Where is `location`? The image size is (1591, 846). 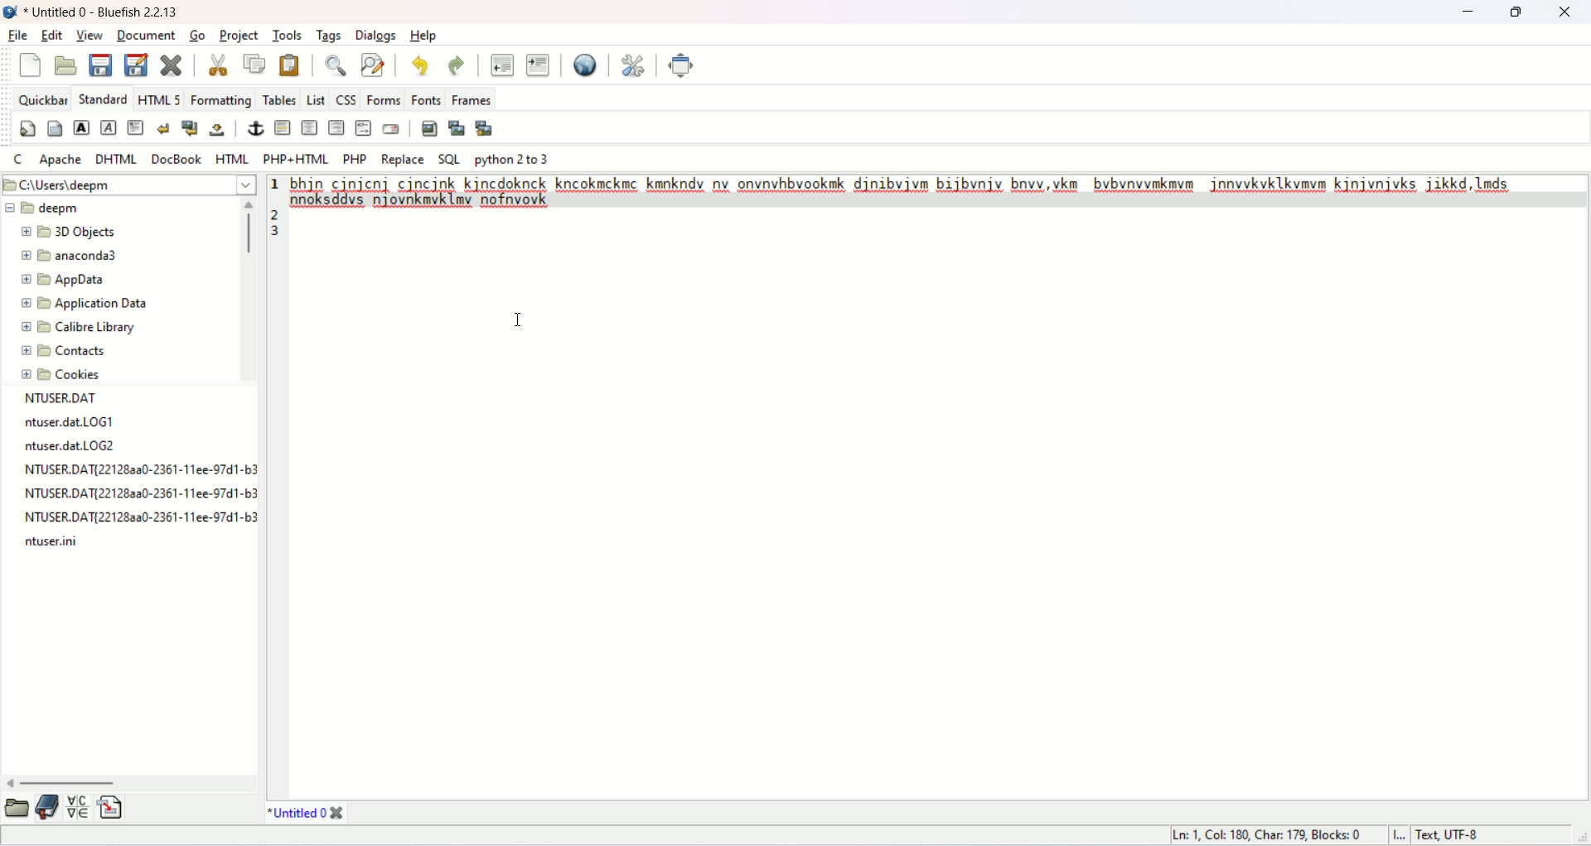
location is located at coordinates (125, 185).